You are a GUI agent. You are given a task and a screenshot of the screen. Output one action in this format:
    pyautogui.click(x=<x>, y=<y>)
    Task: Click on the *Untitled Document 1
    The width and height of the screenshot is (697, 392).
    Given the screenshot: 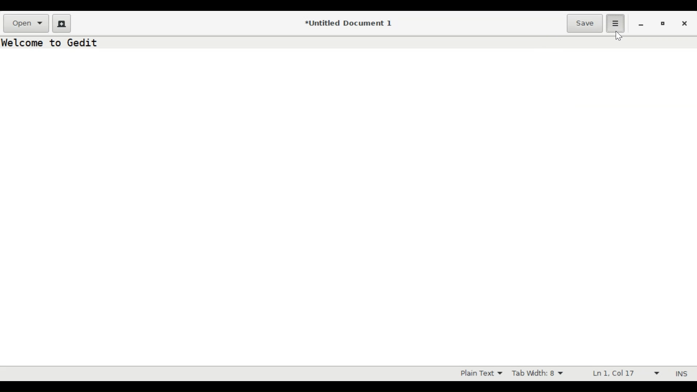 What is the action you would take?
    pyautogui.click(x=350, y=24)
    